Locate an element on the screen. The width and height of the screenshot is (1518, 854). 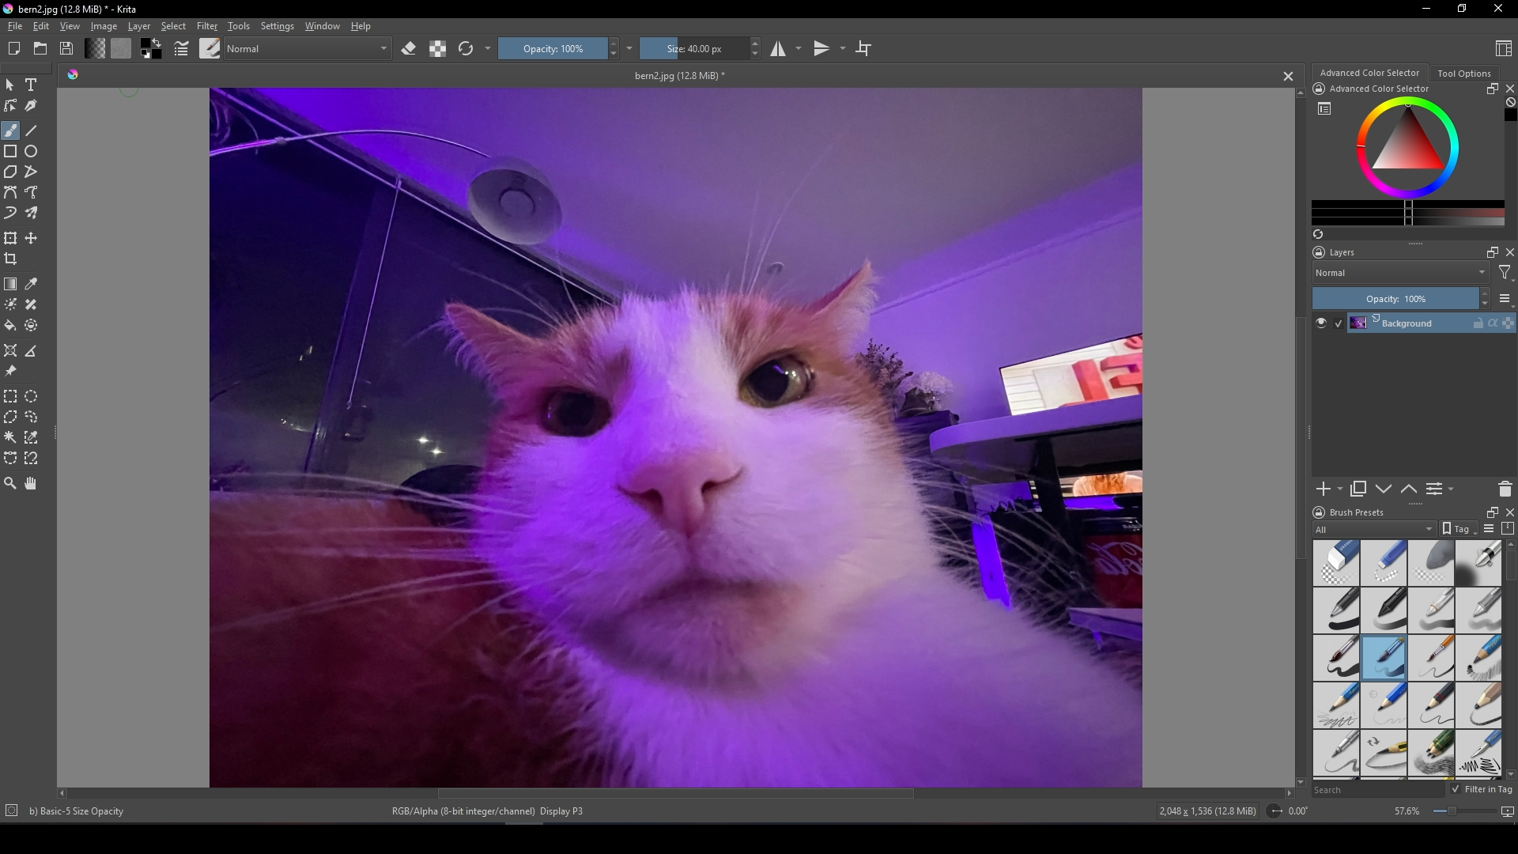
Circular selection tool is located at coordinates (32, 396).